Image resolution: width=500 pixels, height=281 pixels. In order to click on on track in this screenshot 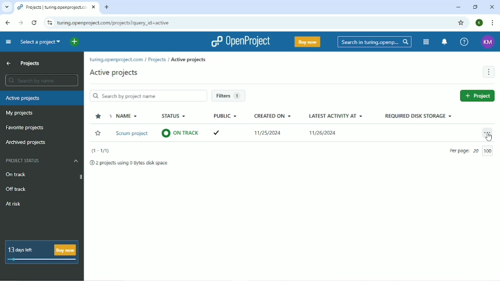, I will do `click(180, 132)`.